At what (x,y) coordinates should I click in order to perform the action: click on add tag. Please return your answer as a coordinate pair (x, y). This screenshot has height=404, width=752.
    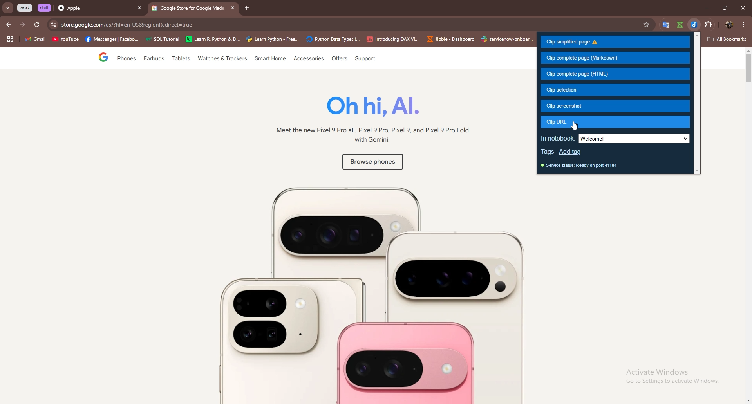
    Looking at the image, I should click on (572, 151).